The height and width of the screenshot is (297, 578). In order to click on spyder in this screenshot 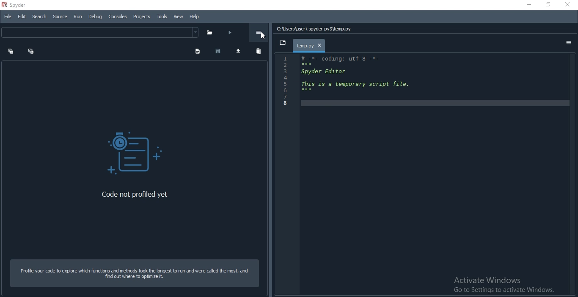, I will do `click(18, 5)`.